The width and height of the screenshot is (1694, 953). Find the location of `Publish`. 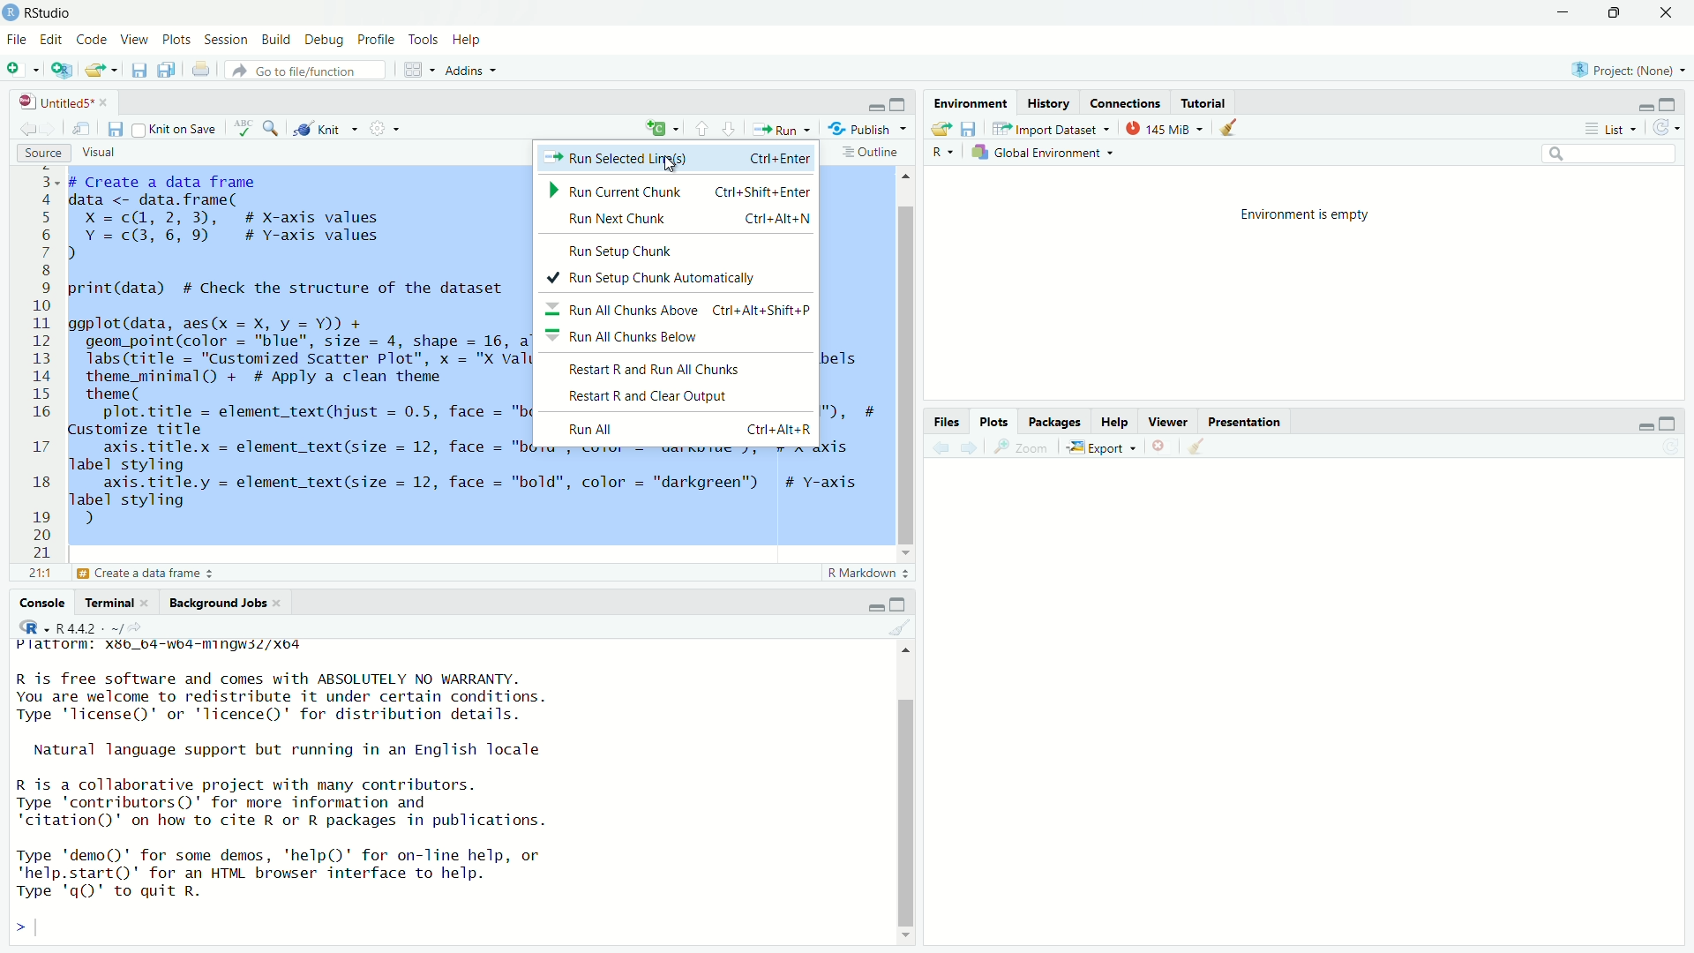

Publish is located at coordinates (868, 129).